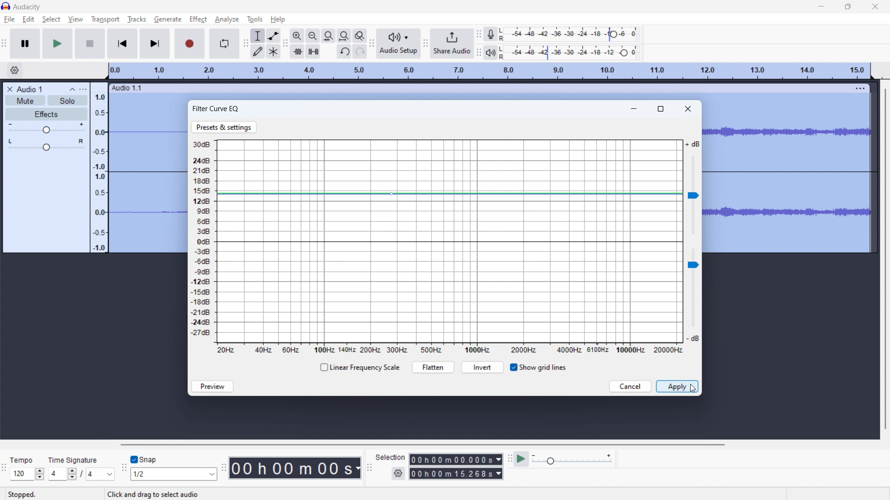 Image resolution: width=890 pixels, height=500 pixels. I want to click on snap toggle, so click(144, 459).